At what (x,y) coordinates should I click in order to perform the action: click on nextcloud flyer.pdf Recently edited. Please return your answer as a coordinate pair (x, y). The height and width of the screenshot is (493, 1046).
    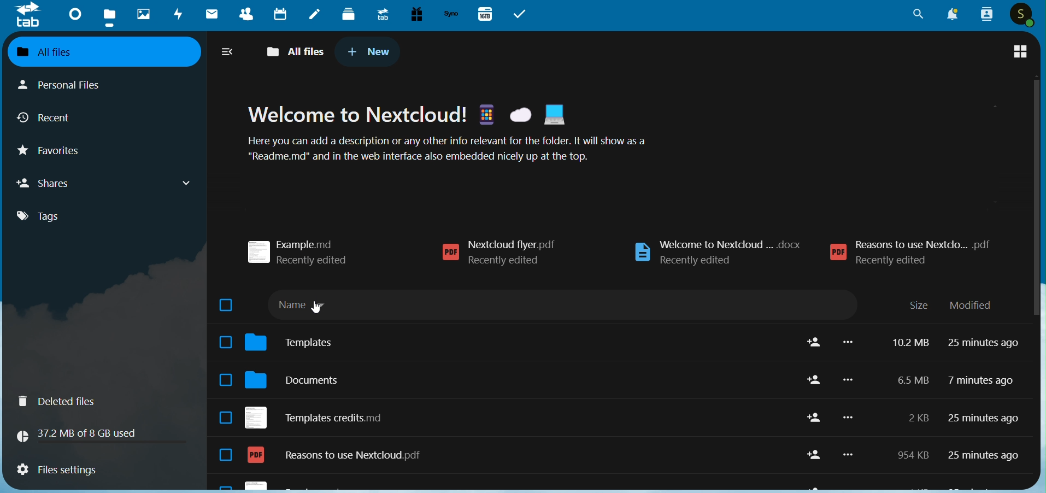
    Looking at the image, I should click on (530, 255).